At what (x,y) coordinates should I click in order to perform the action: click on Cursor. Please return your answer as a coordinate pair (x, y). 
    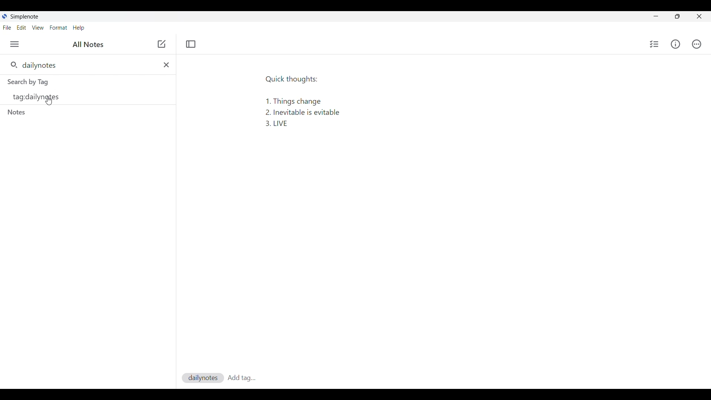
    Looking at the image, I should click on (47, 101).